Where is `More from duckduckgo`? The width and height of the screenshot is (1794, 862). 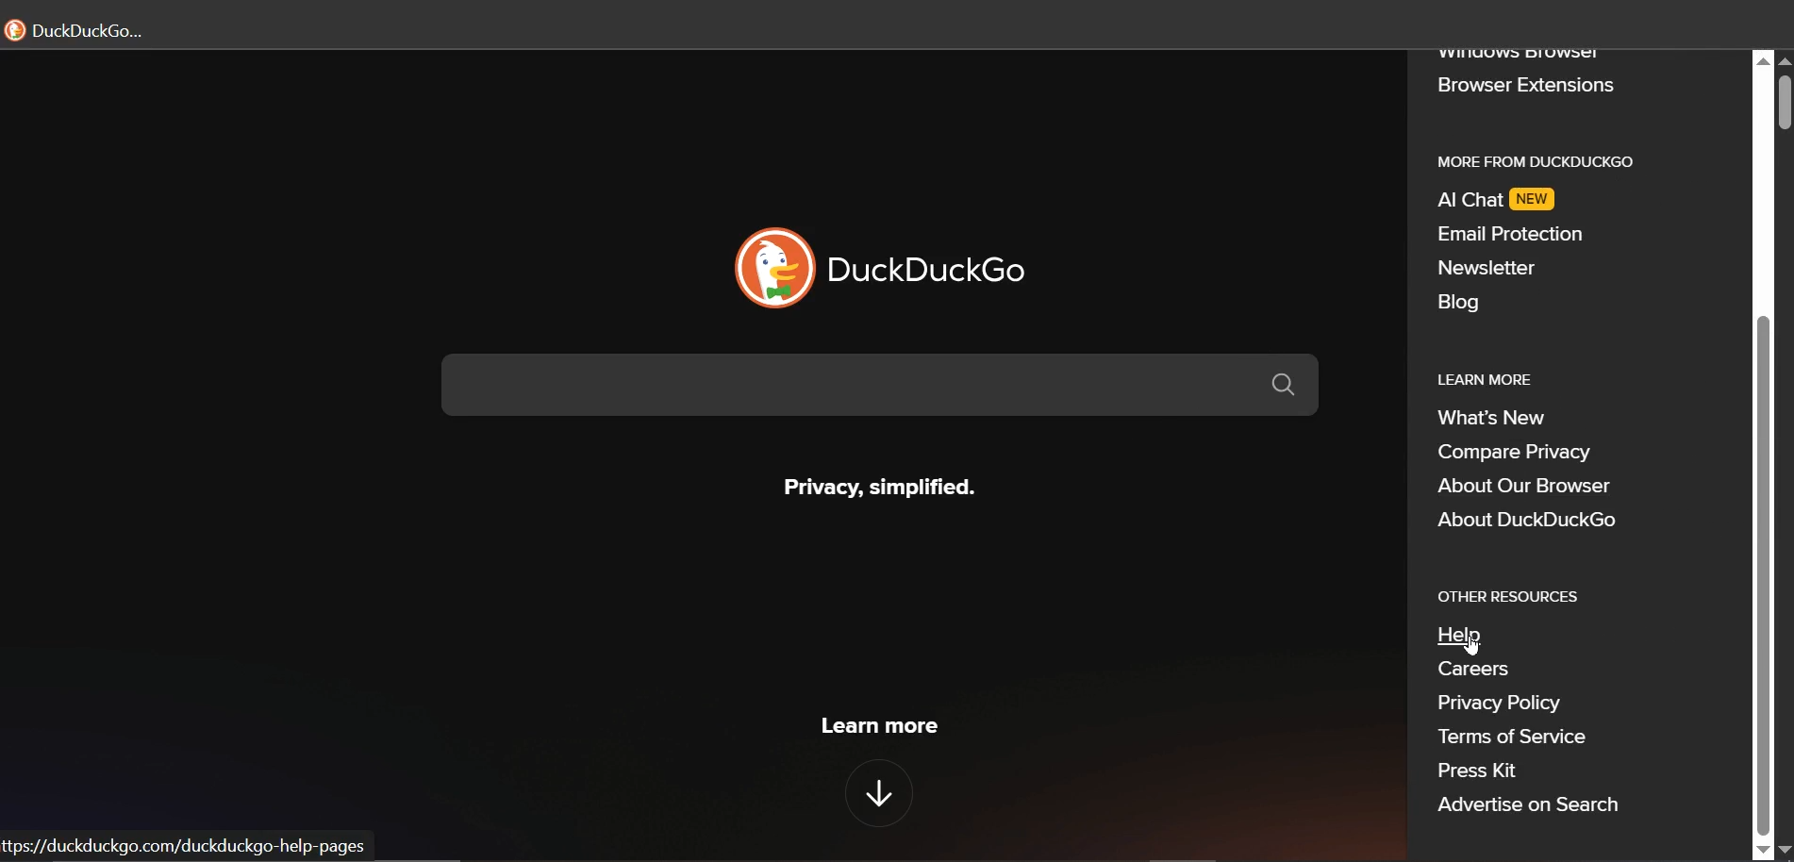 More from duckduckgo is located at coordinates (1548, 160).